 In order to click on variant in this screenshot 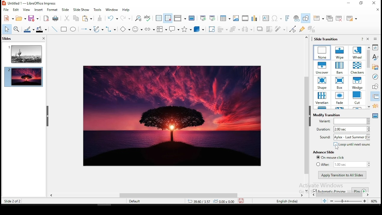, I will do `click(343, 121)`.